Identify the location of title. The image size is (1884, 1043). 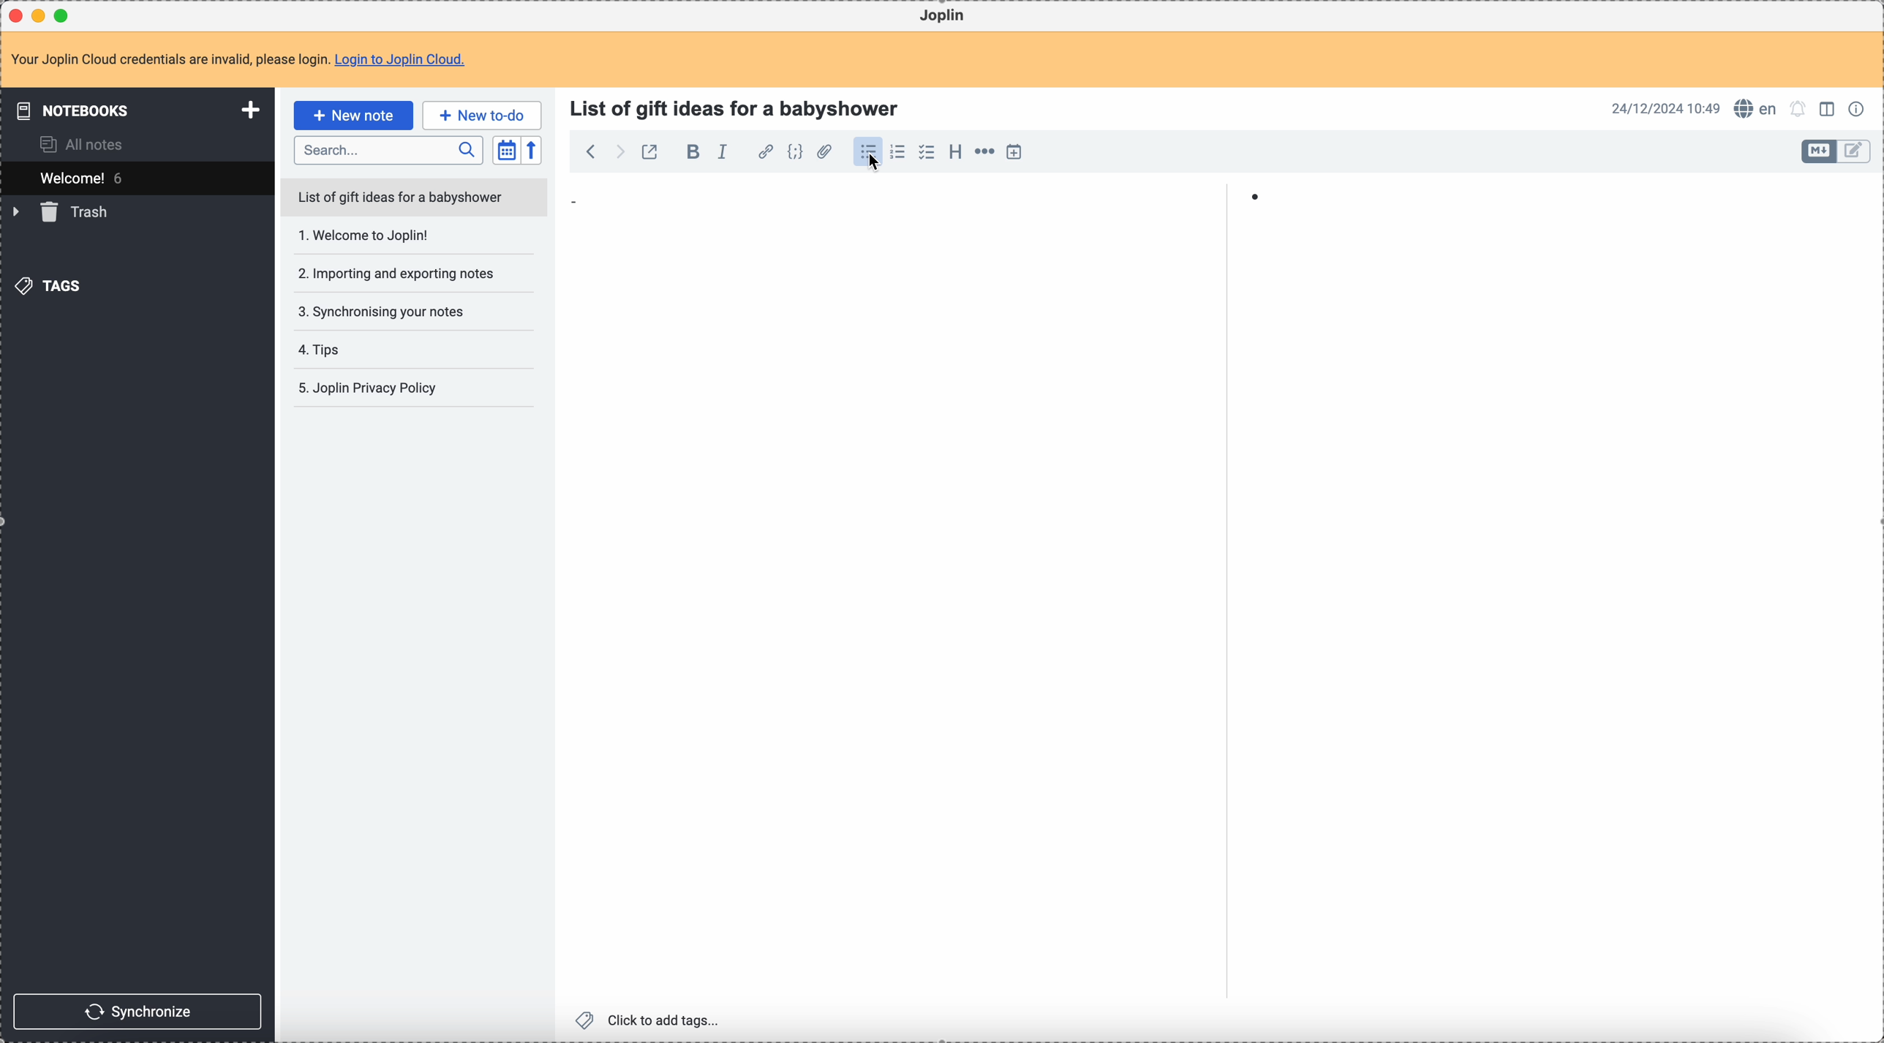
(739, 106).